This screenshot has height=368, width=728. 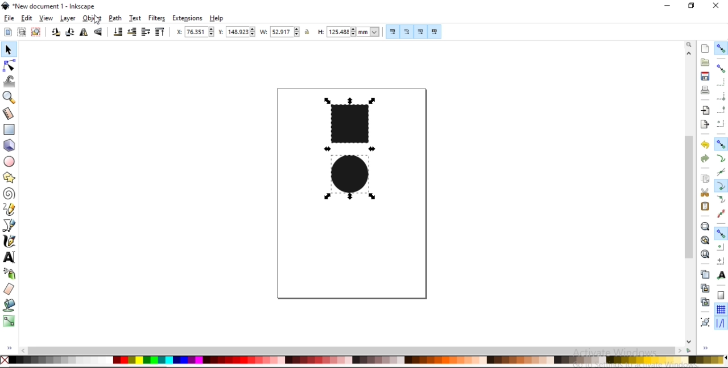 What do you see at coordinates (705, 227) in the screenshot?
I see `zoom to fit selection` at bounding box center [705, 227].